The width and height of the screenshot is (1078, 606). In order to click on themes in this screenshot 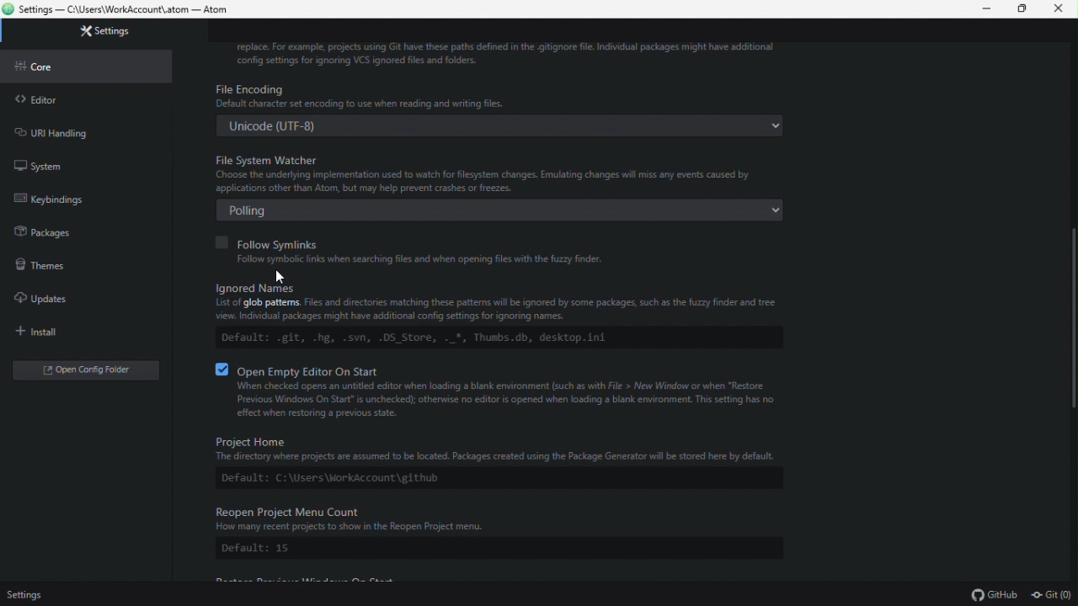, I will do `click(75, 268)`.